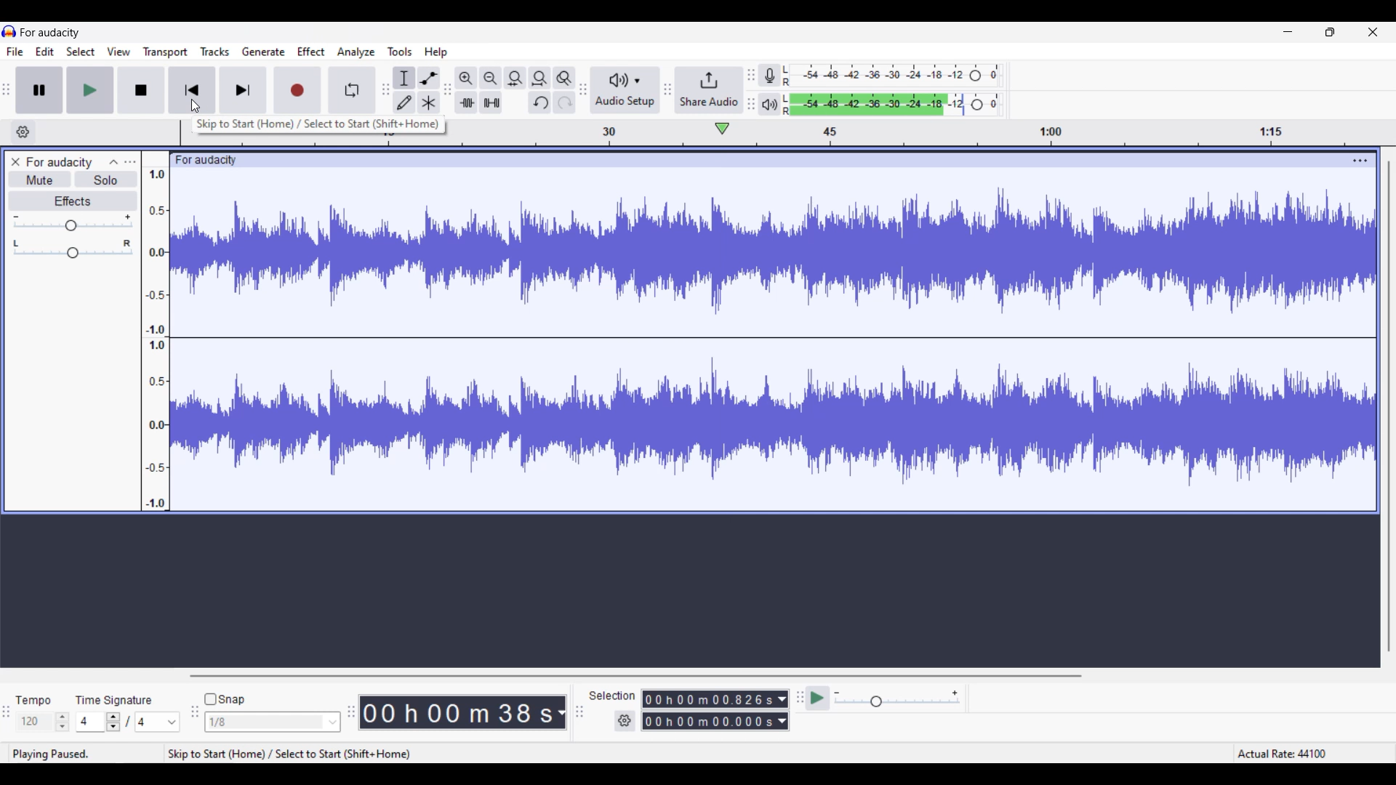 The image size is (1396, 785). What do you see at coordinates (193, 90) in the screenshot?
I see `Skip/Select to start` at bounding box center [193, 90].